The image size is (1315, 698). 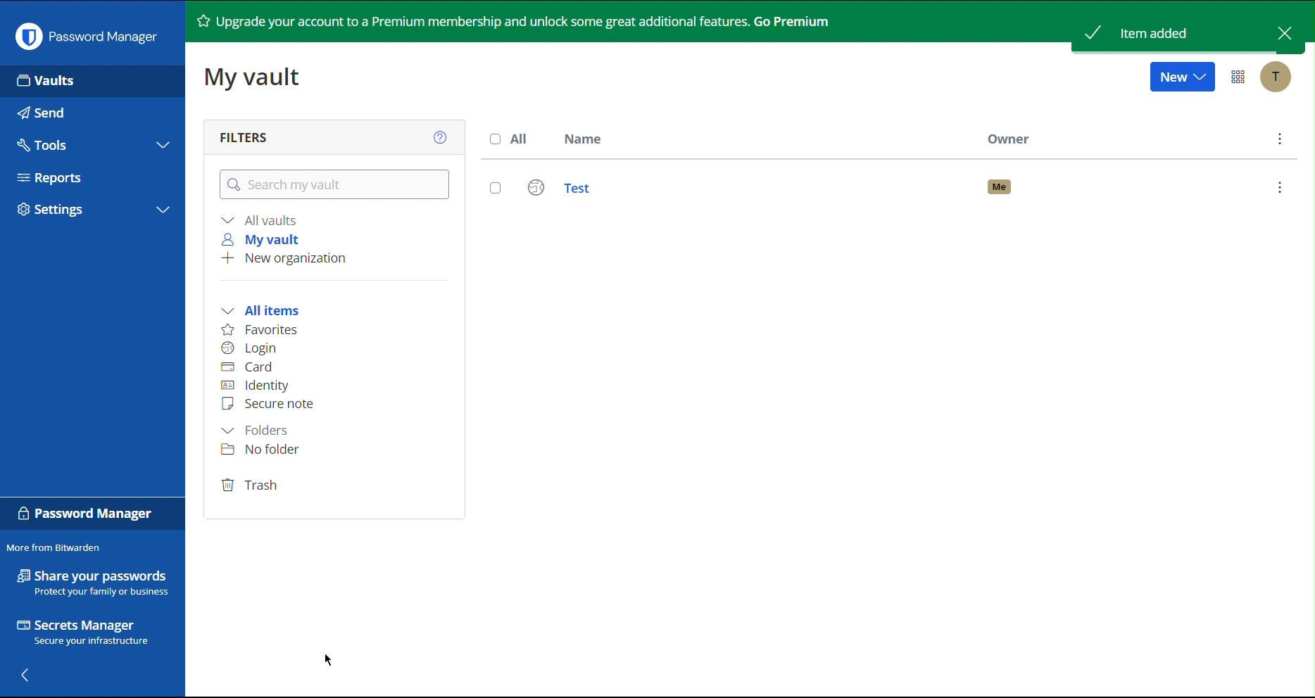 I want to click on Reports, so click(x=89, y=179).